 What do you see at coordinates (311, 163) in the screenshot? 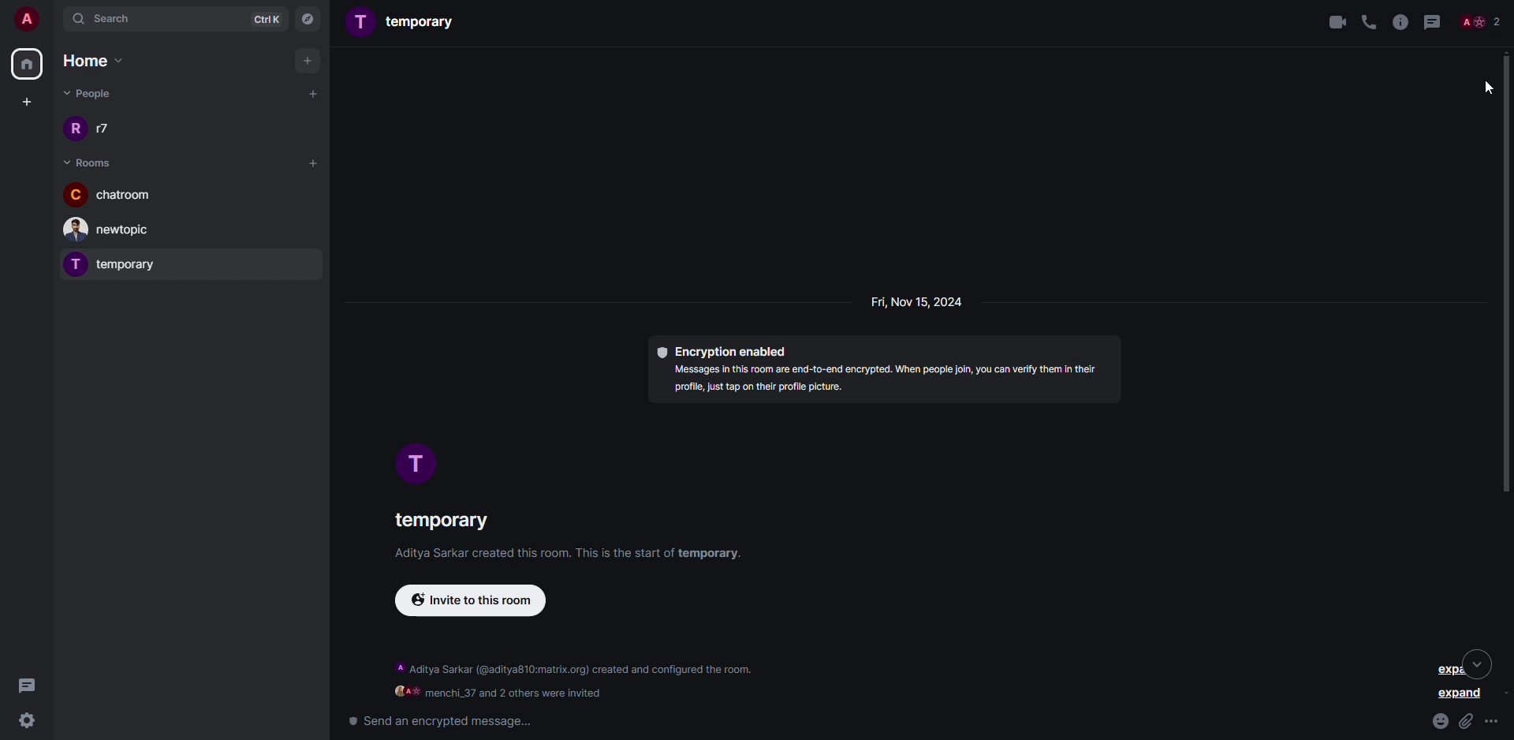
I see `add` at bounding box center [311, 163].